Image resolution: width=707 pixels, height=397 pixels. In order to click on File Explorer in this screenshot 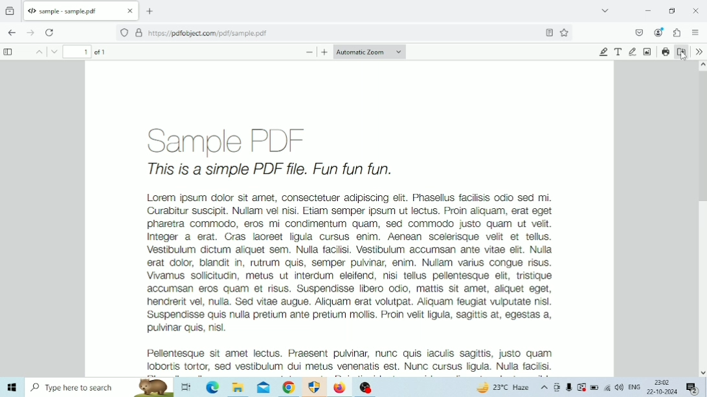, I will do `click(238, 387)`.